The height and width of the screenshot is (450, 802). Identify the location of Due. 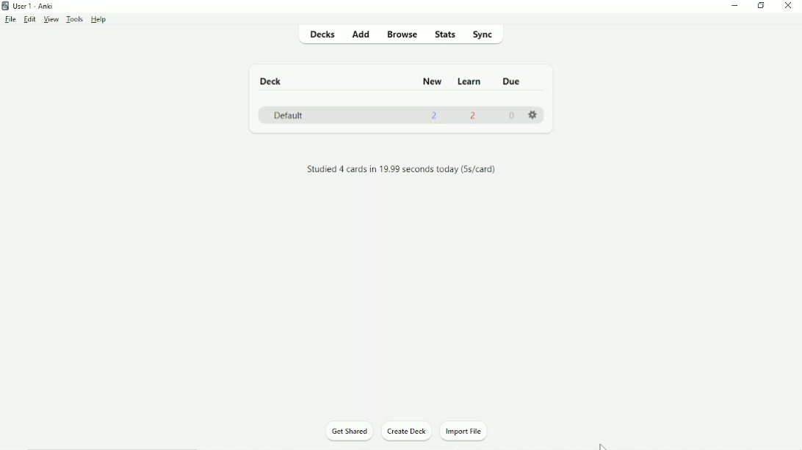
(513, 81).